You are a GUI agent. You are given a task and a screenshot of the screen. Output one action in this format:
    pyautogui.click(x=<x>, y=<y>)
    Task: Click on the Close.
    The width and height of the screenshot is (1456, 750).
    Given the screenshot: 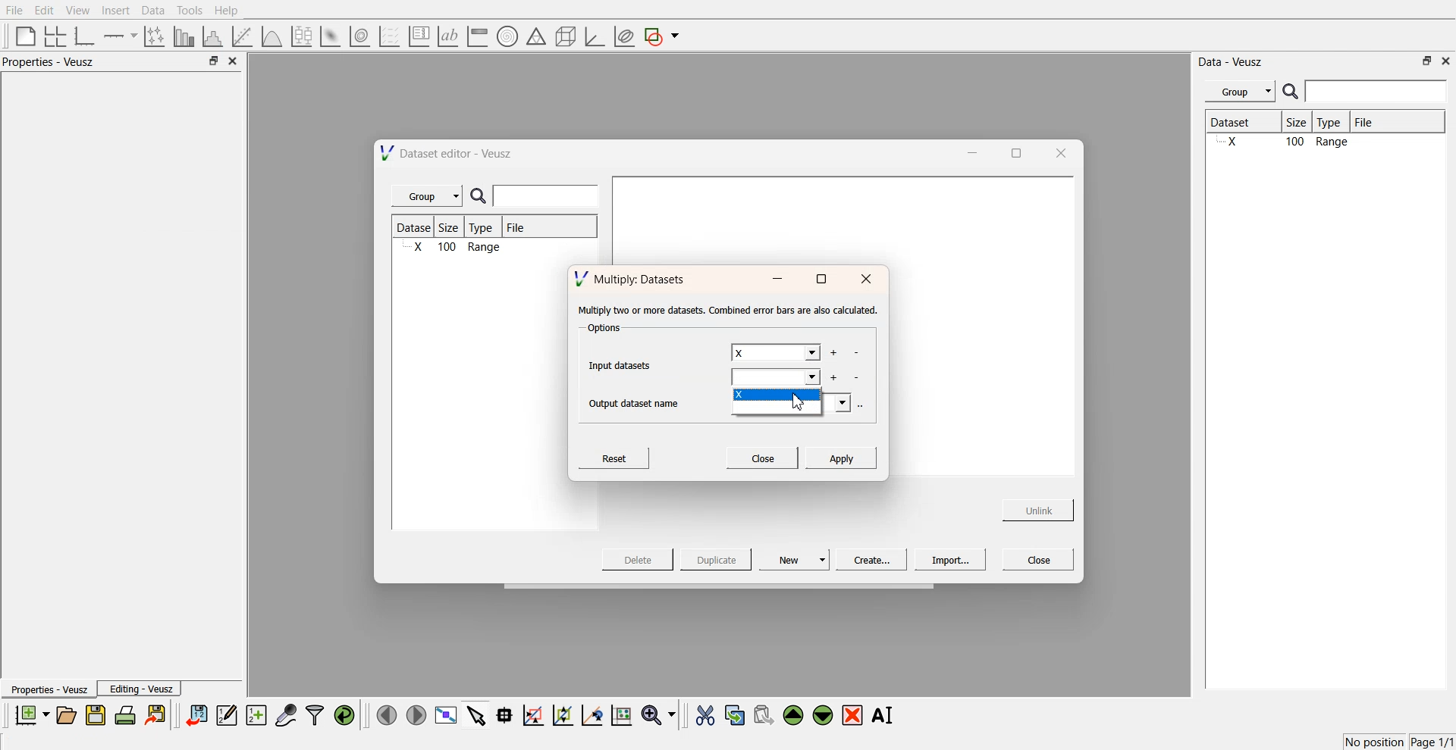 What is the action you would take?
    pyautogui.click(x=761, y=457)
    